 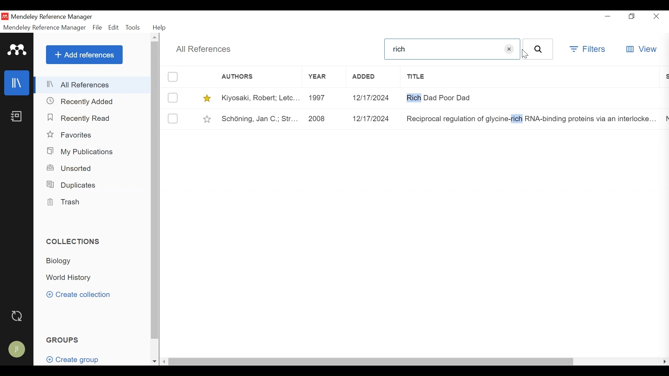 What do you see at coordinates (17, 83) in the screenshot?
I see `Library` at bounding box center [17, 83].